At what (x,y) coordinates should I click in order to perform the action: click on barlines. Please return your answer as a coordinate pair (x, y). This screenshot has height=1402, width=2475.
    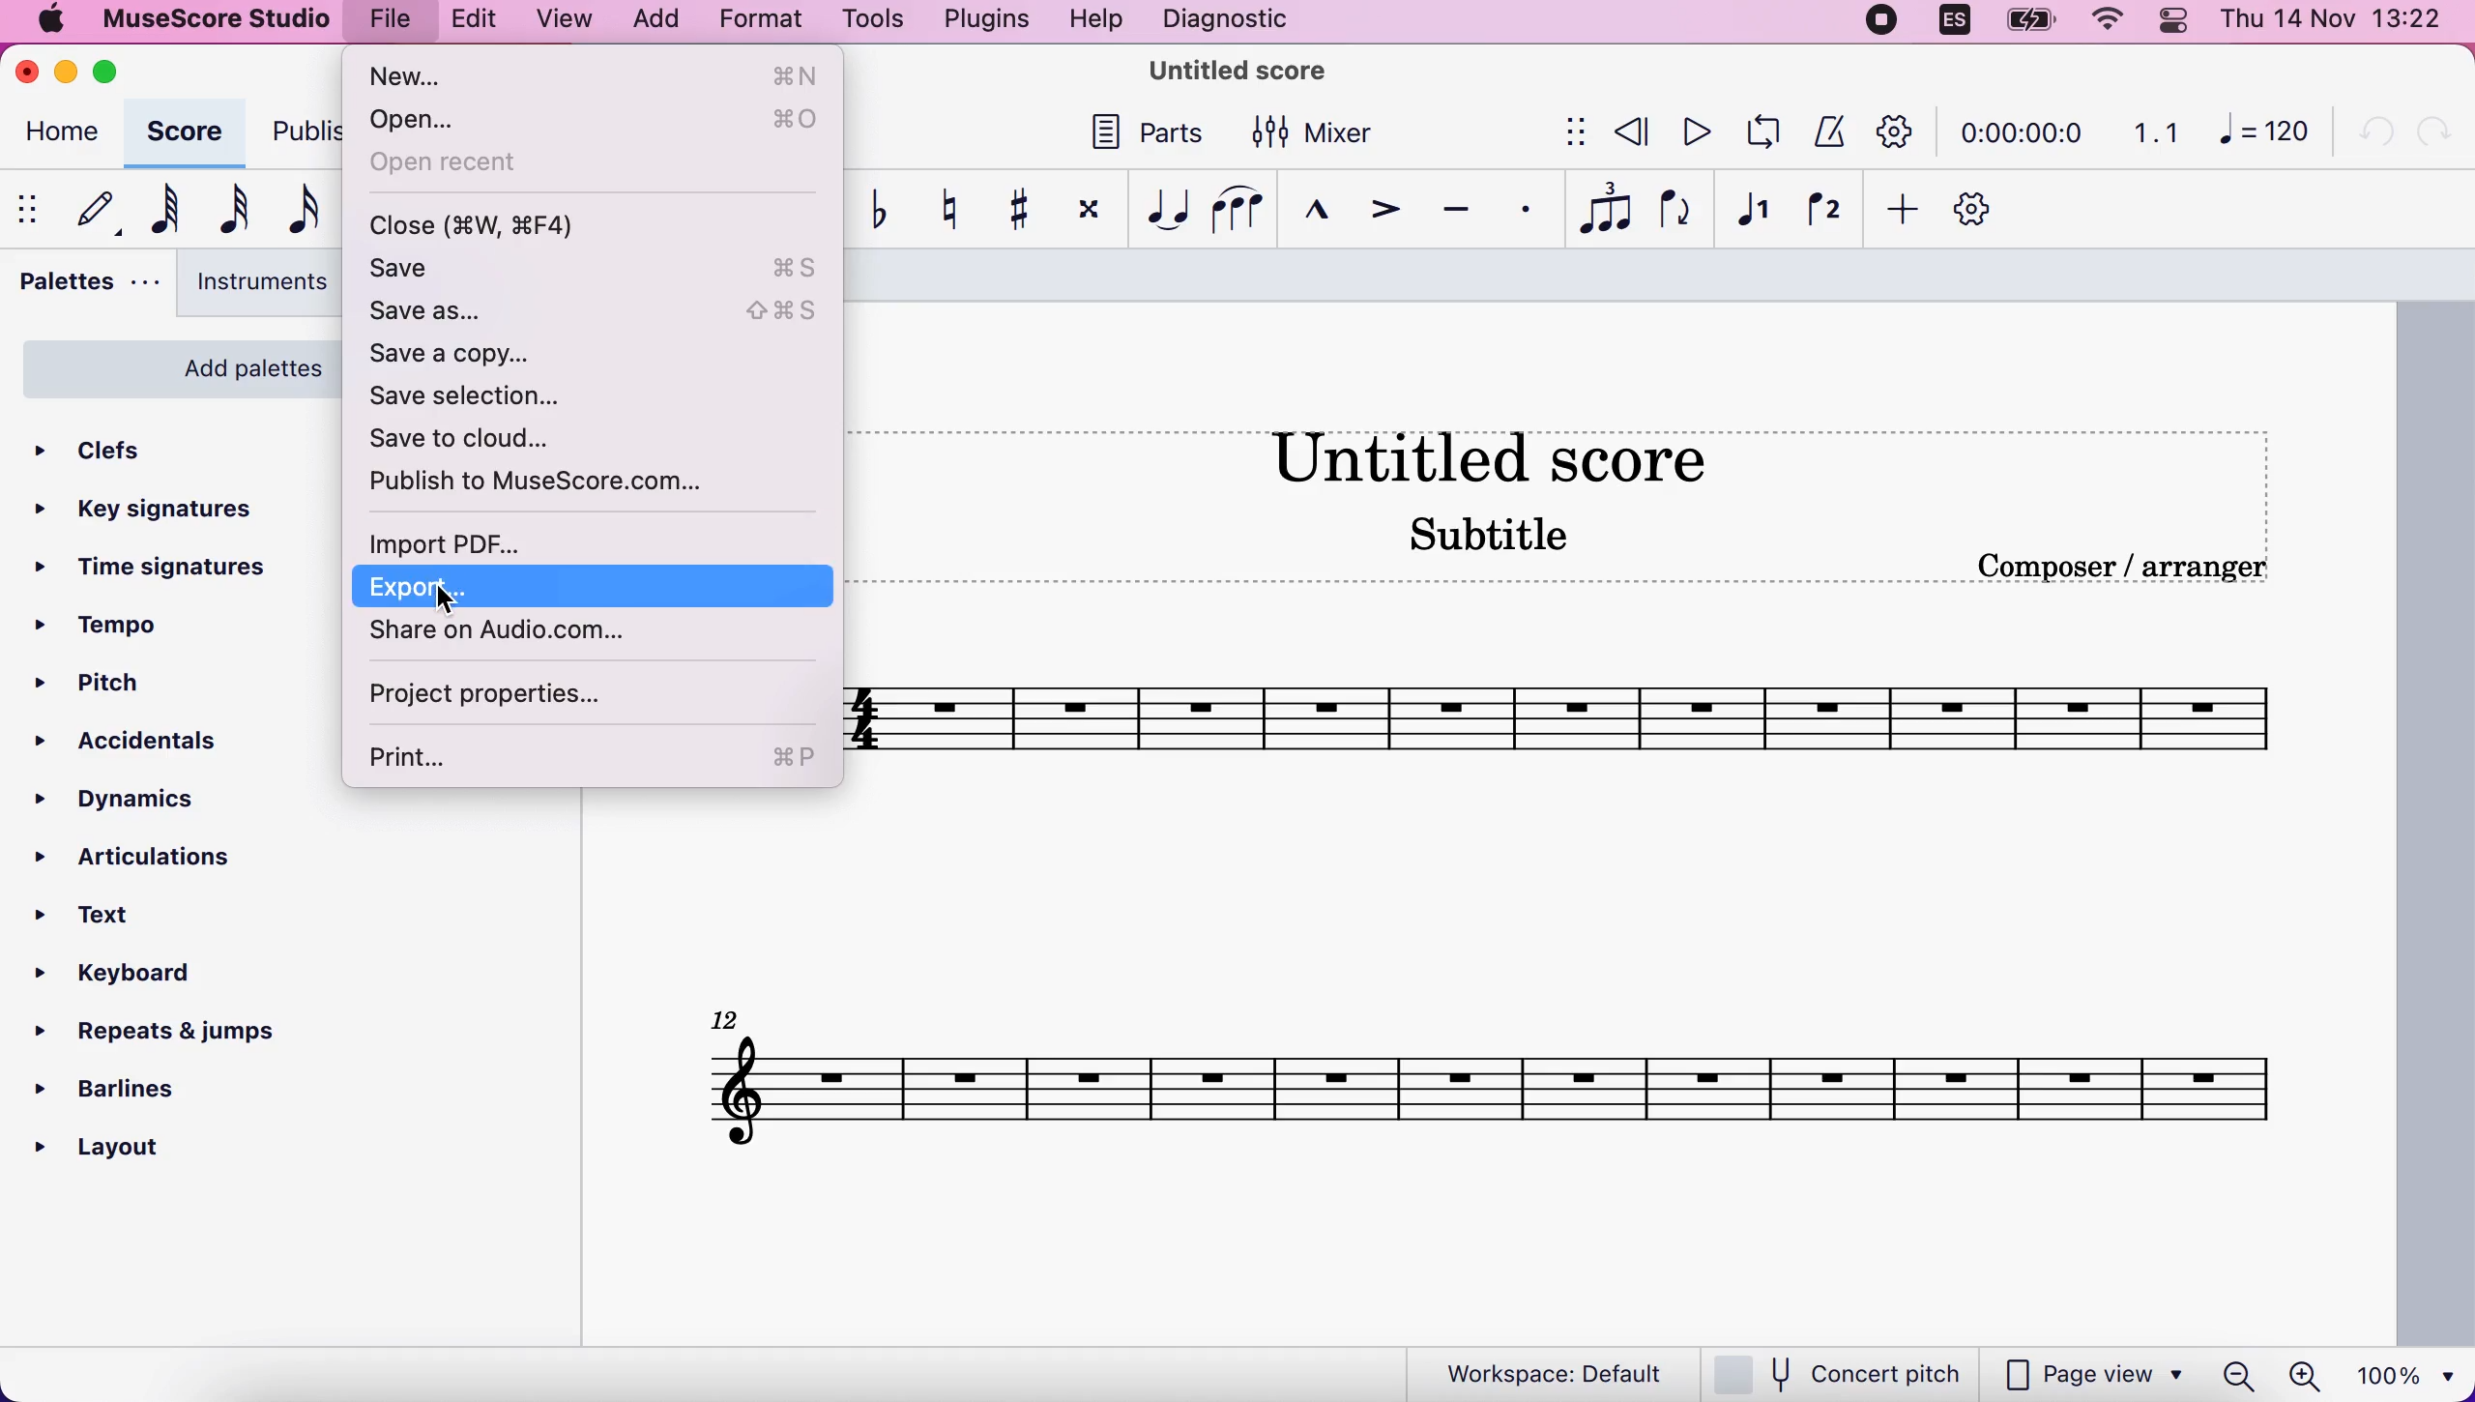
    Looking at the image, I should click on (133, 1093).